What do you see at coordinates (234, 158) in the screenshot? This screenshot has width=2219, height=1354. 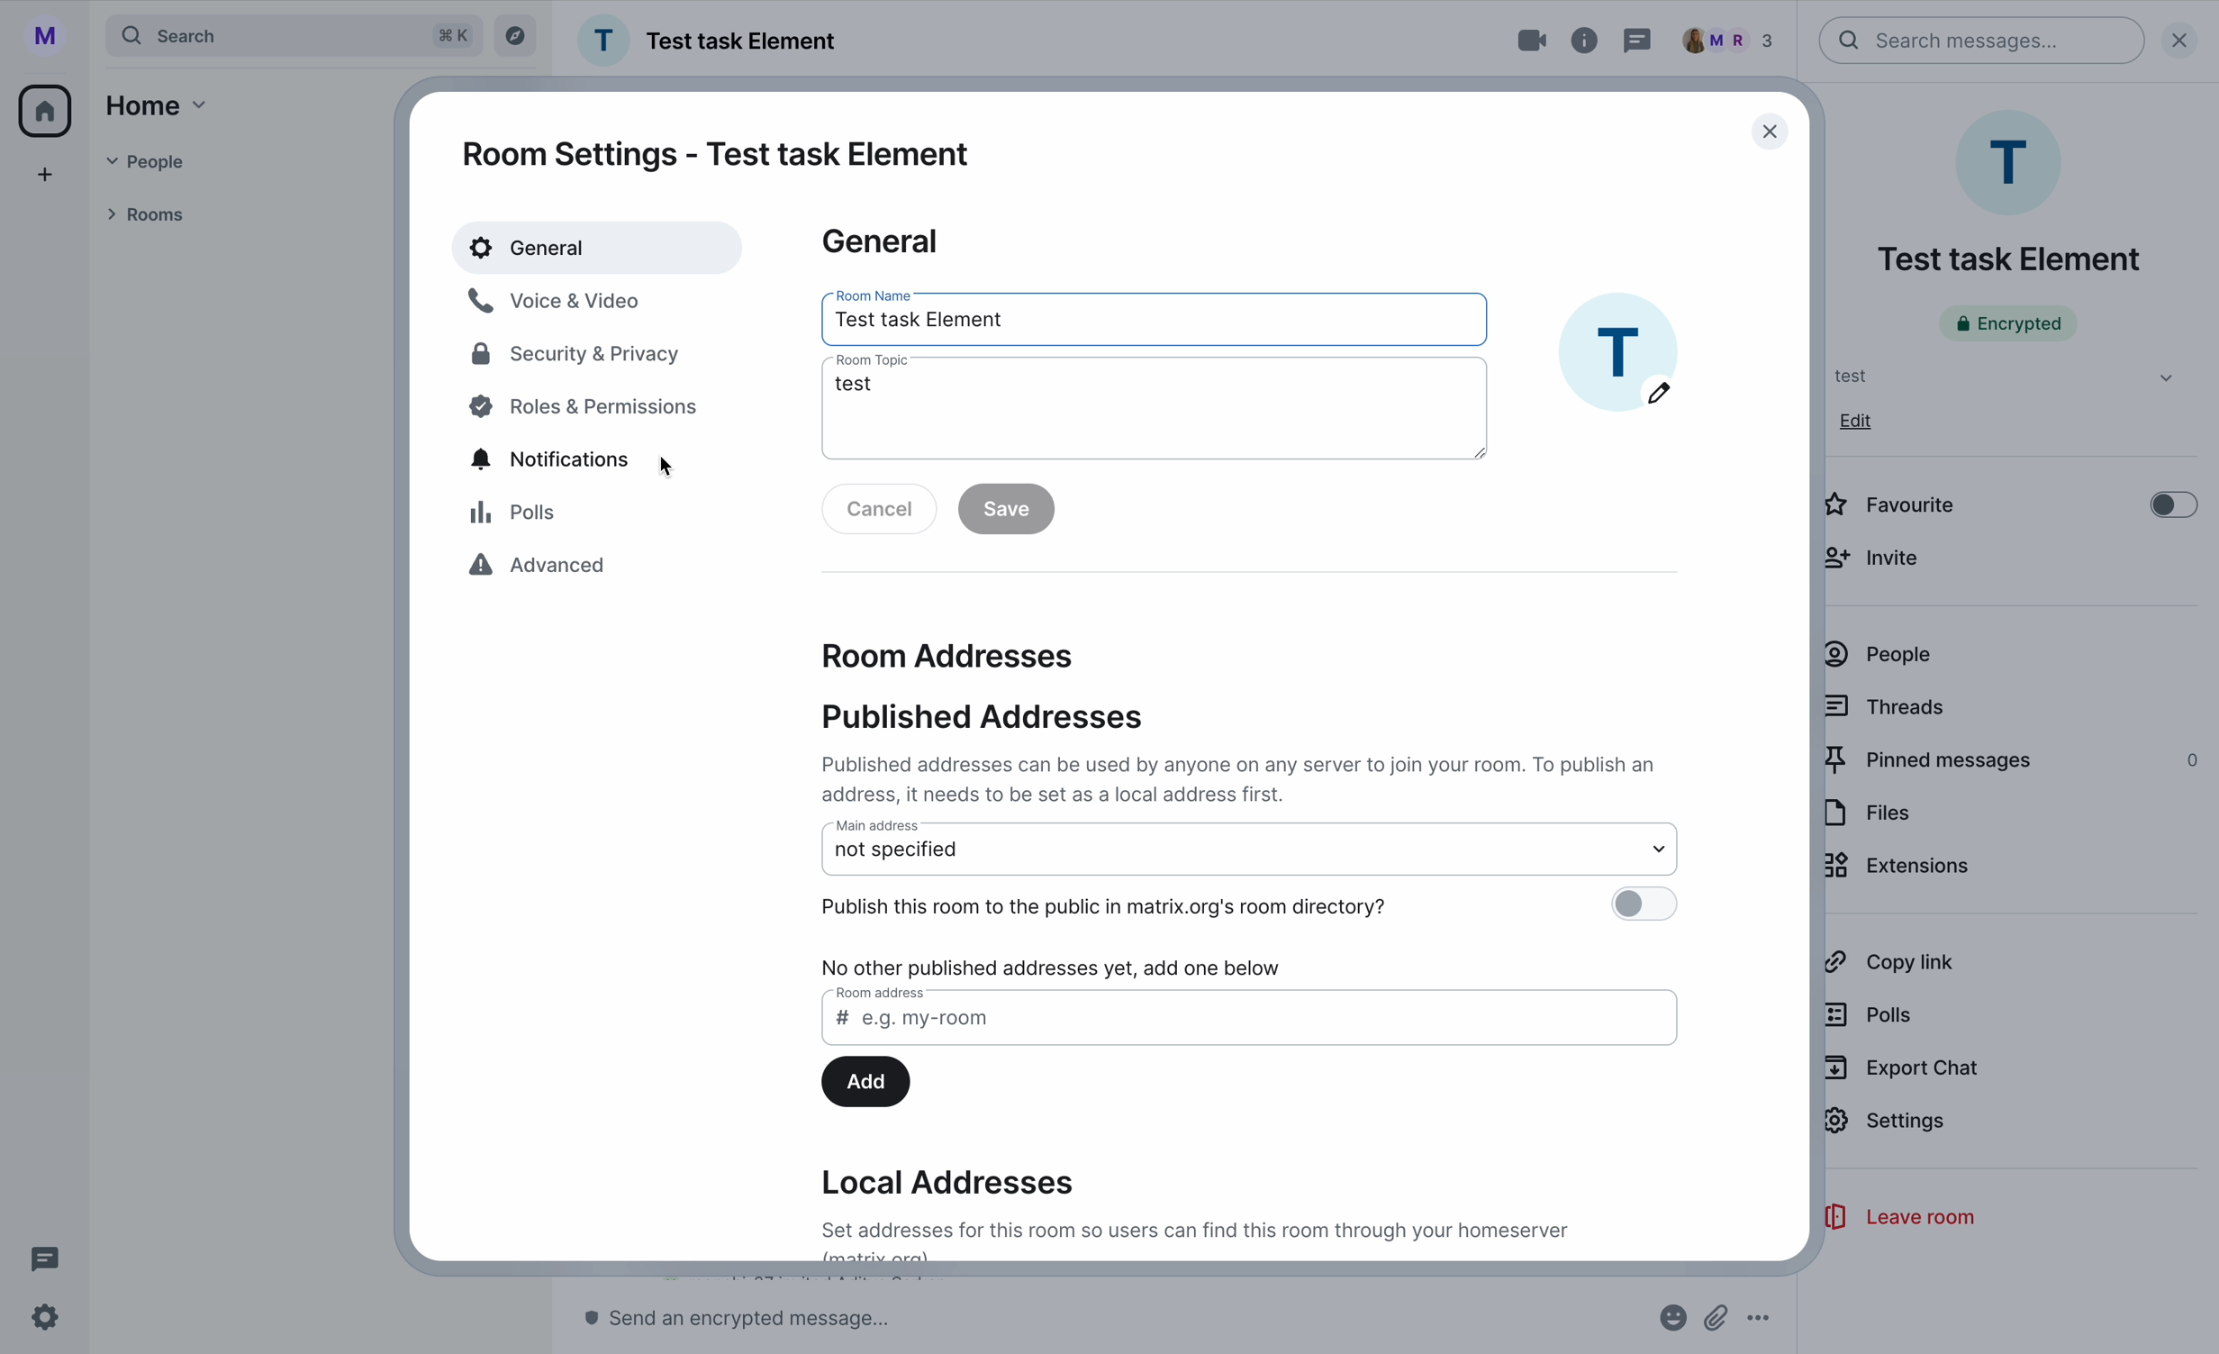 I see `people tab` at bounding box center [234, 158].